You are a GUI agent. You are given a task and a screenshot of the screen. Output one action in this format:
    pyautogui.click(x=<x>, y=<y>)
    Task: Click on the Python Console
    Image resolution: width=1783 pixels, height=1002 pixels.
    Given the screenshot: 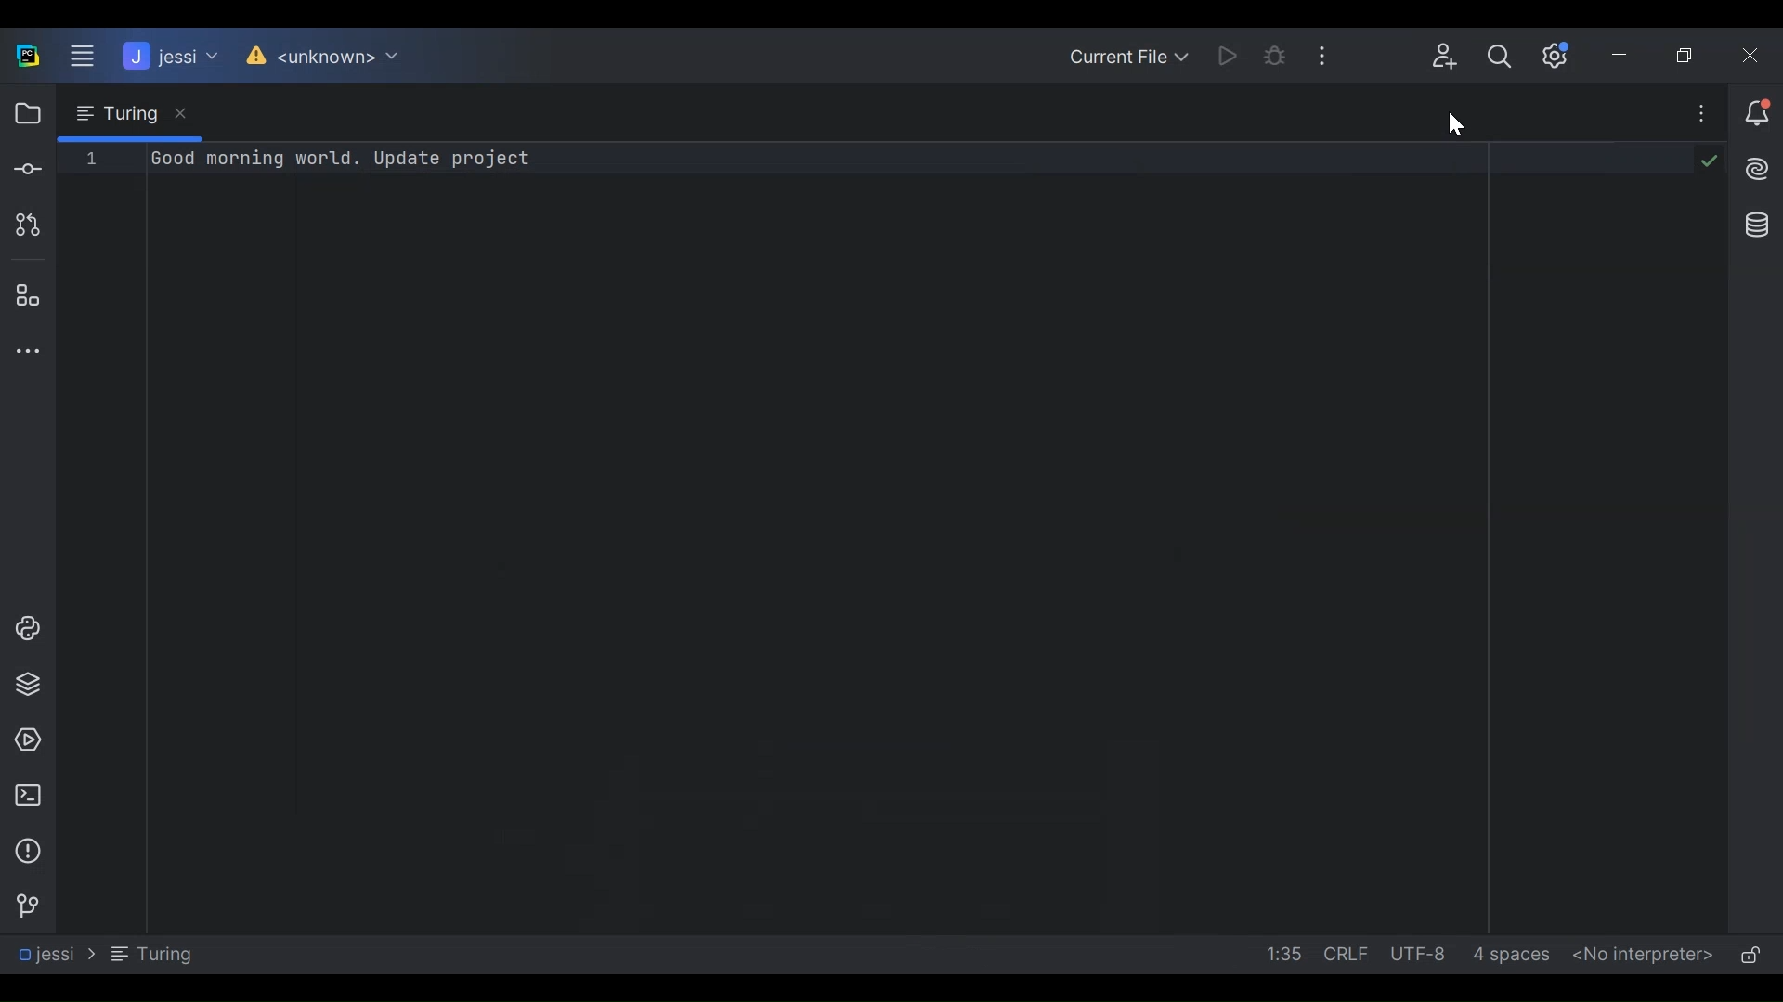 What is the action you would take?
    pyautogui.click(x=23, y=627)
    